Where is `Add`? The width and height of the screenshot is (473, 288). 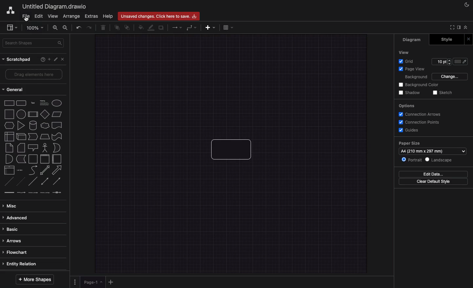
Add is located at coordinates (48, 60).